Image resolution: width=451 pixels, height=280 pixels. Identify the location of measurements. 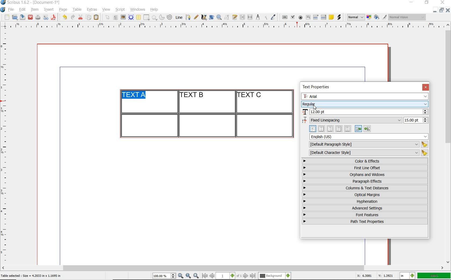
(258, 17).